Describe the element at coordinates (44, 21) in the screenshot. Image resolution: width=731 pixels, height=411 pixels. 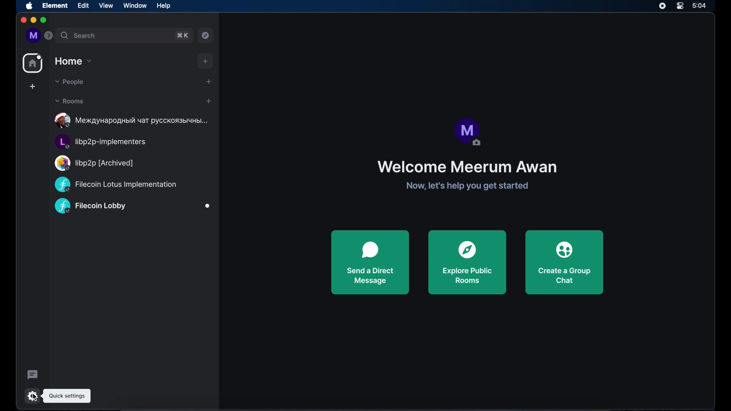
I see `maximize` at that location.